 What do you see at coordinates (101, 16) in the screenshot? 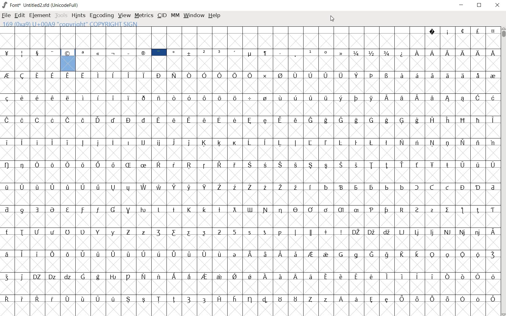
I see `Encoding` at bounding box center [101, 16].